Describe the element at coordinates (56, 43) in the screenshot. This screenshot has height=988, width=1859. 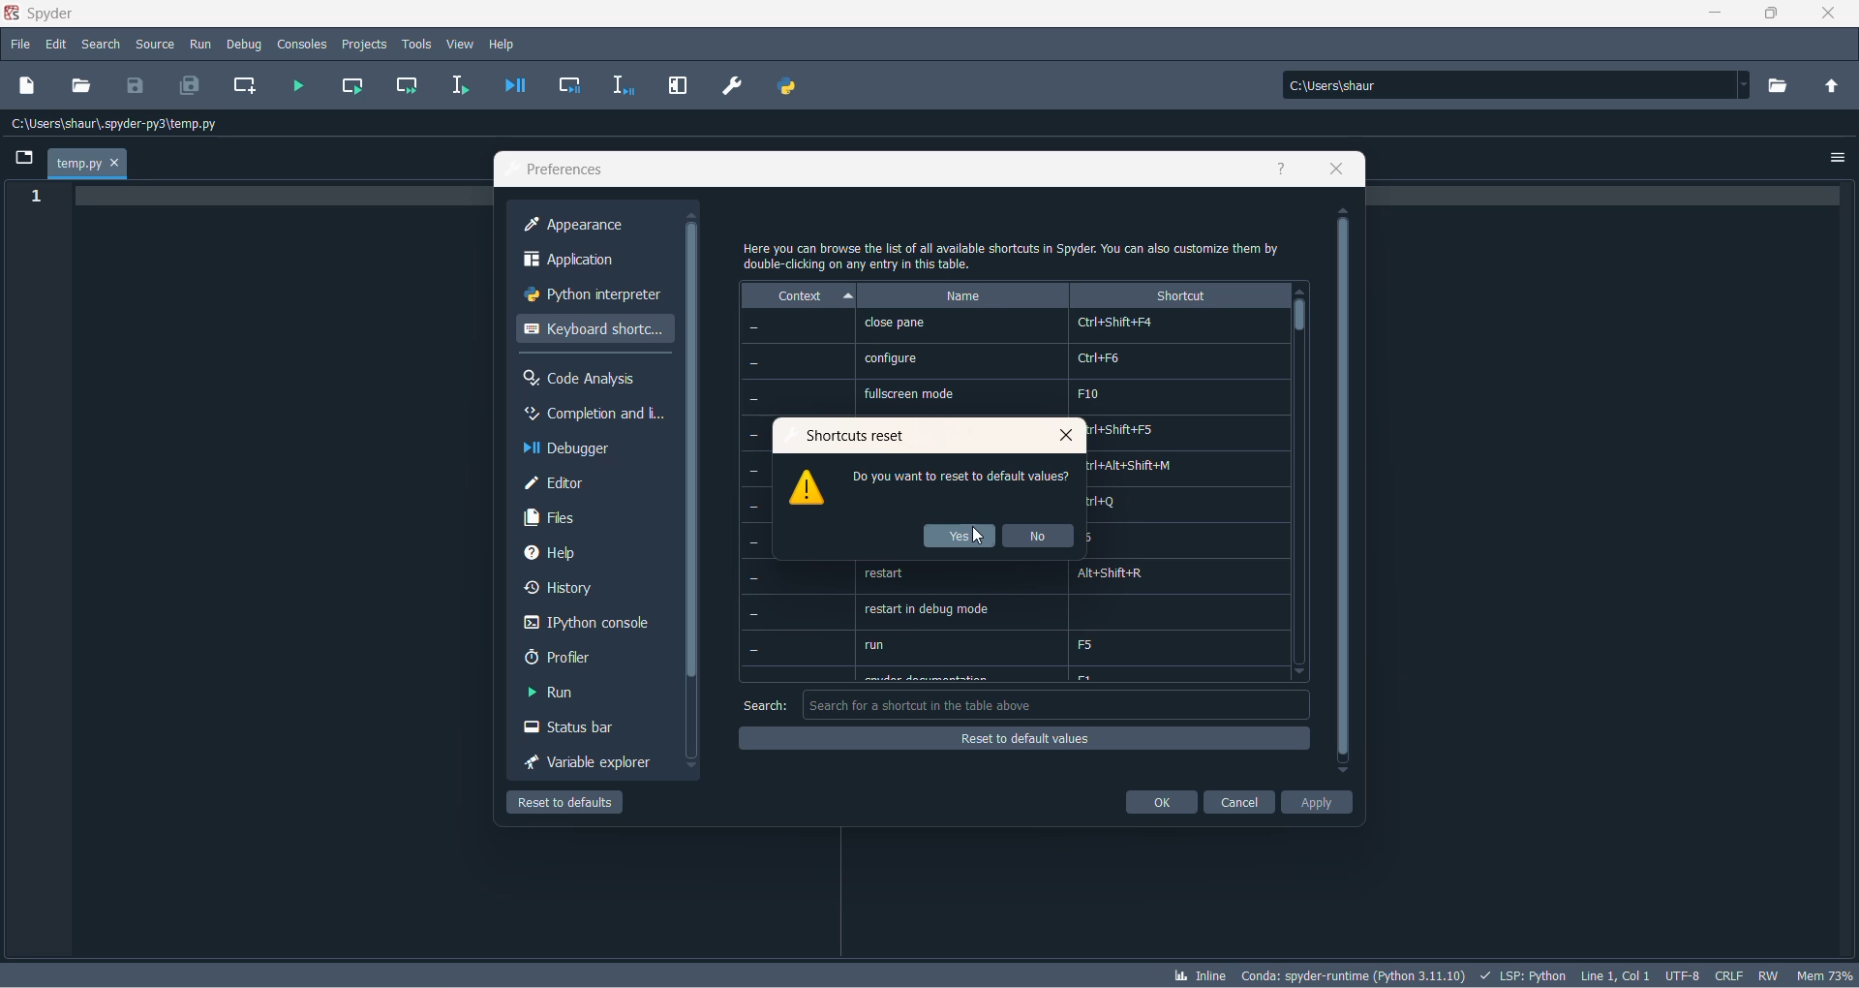
I see `edit` at that location.